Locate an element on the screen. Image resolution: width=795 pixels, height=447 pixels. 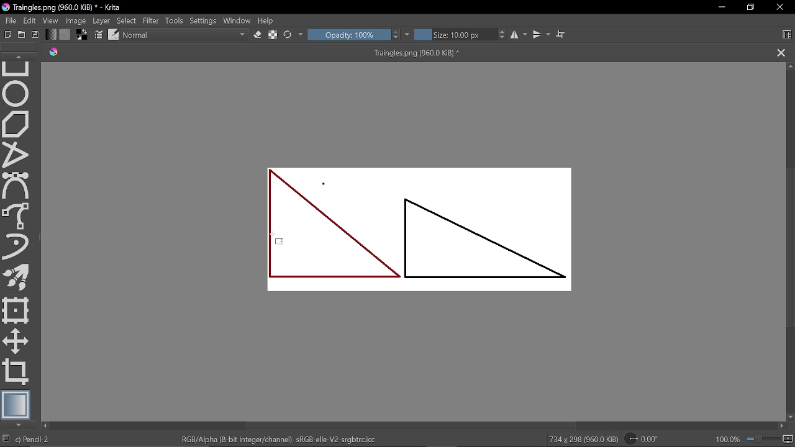
100.0% is located at coordinates (755, 439).